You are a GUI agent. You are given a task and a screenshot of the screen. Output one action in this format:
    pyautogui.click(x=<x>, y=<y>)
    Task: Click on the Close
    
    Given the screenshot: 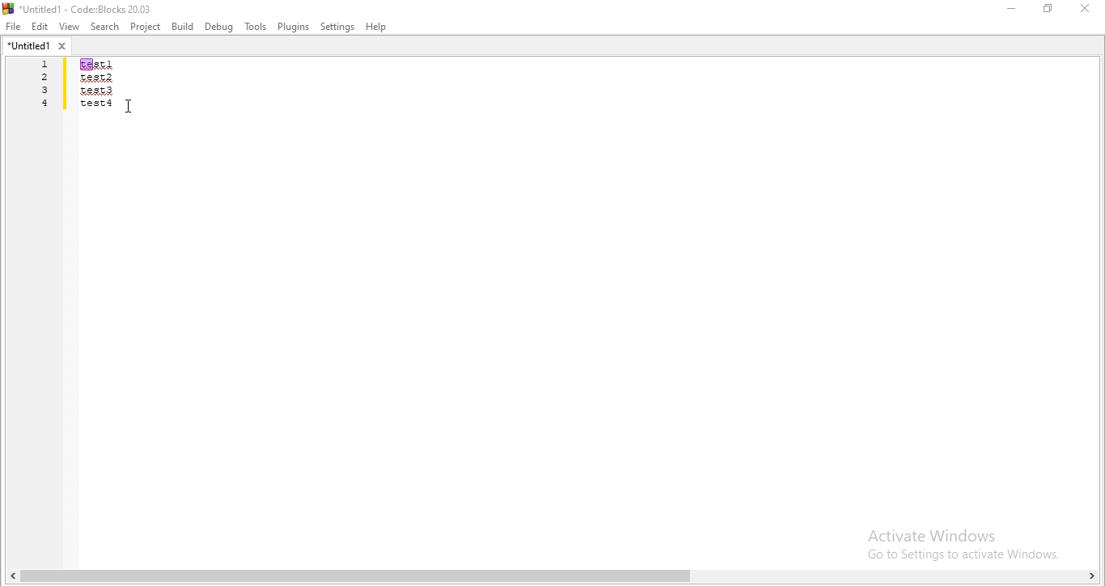 What is the action you would take?
    pyautogui.click(x=1086, y=8)
    